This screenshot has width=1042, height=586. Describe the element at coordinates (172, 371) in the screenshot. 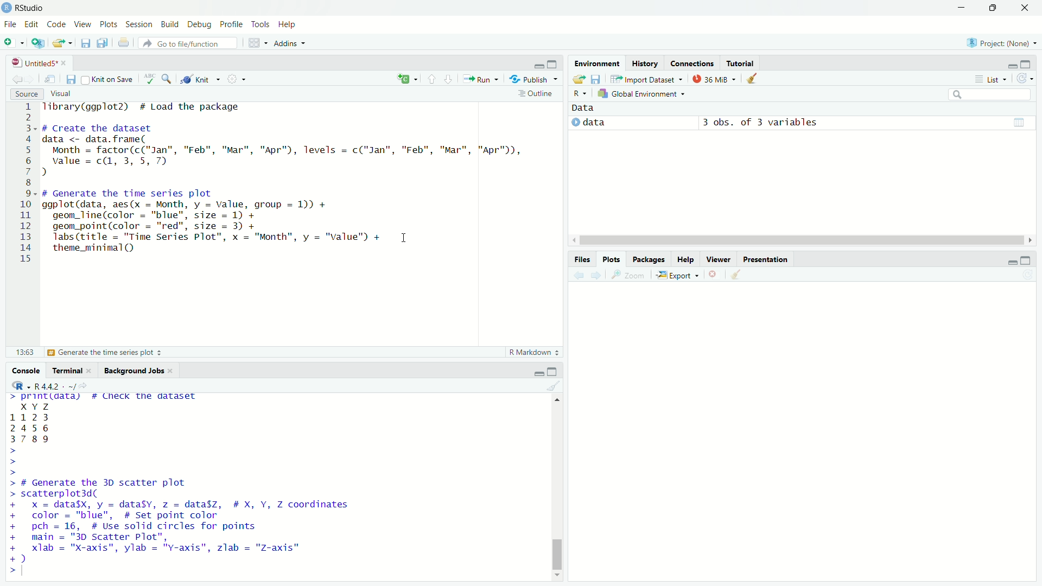

I see `close` at that location.